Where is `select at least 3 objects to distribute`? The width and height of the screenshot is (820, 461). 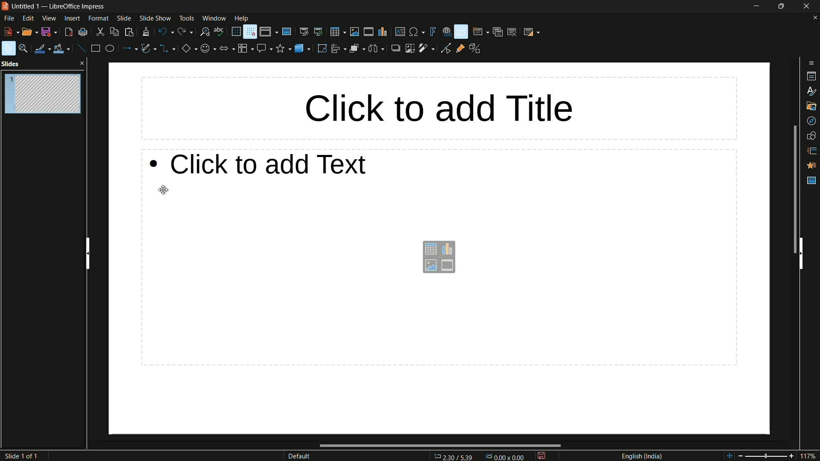 select at least 3 objects to distribute is located at coordinates (375, 48).